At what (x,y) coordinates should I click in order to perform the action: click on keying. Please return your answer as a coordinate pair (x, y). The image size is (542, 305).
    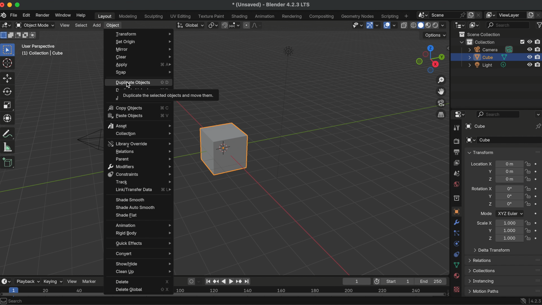
    Looking at the image, I should click on (53, 281).